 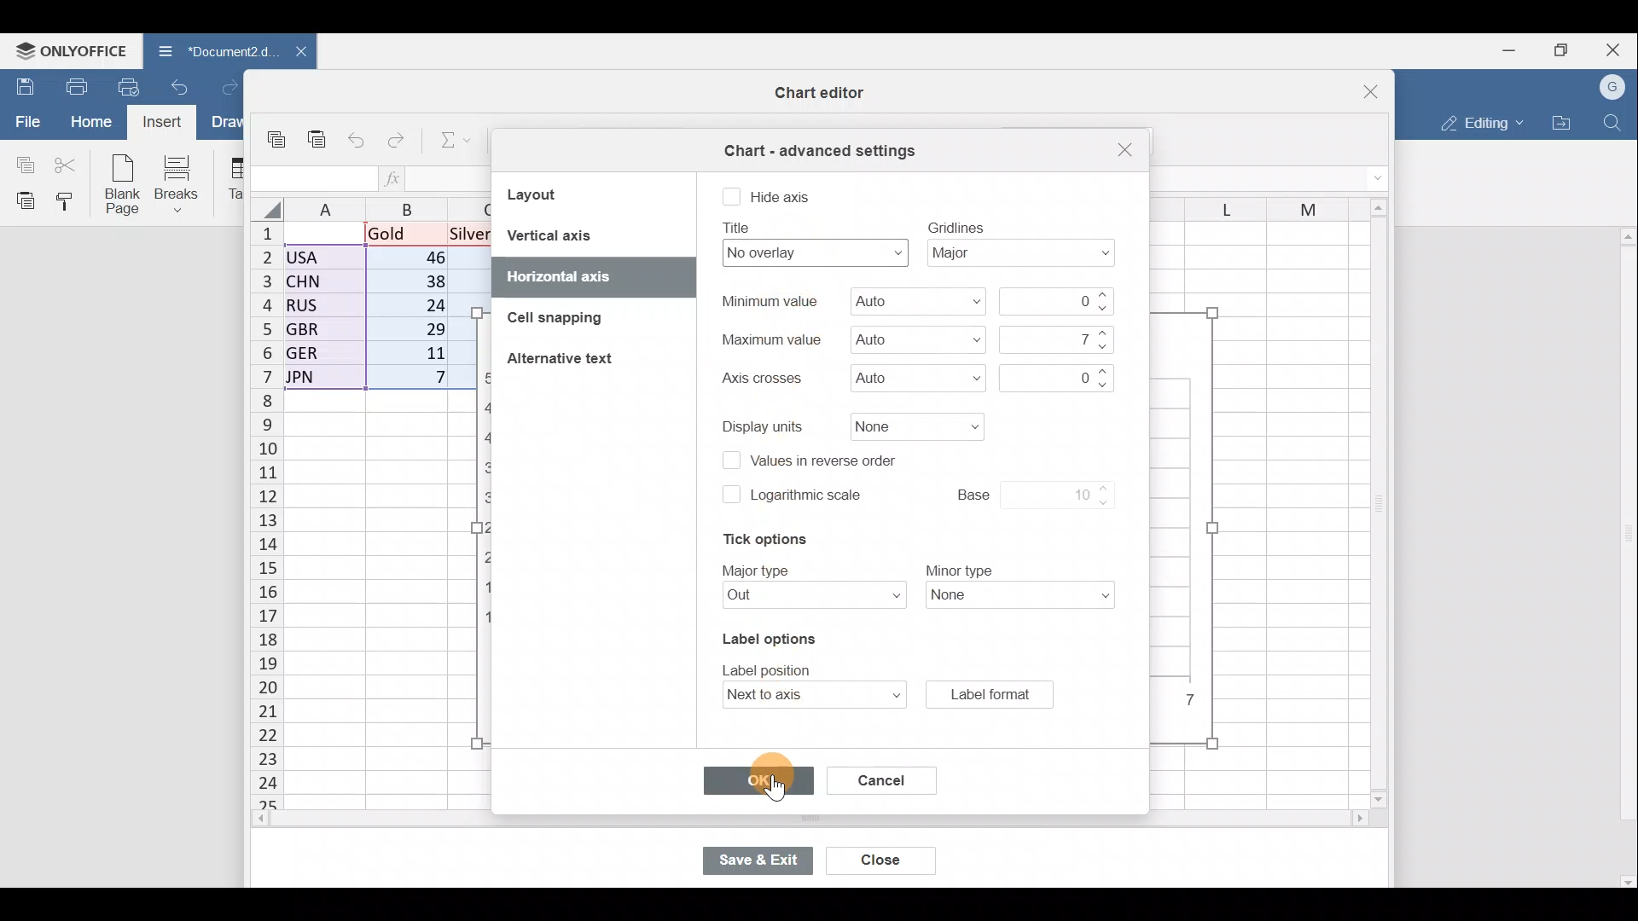 What do you see at coordinates (212, 51) in the screenshot?
I see `Document2.d` at bounding box center [212, 51].